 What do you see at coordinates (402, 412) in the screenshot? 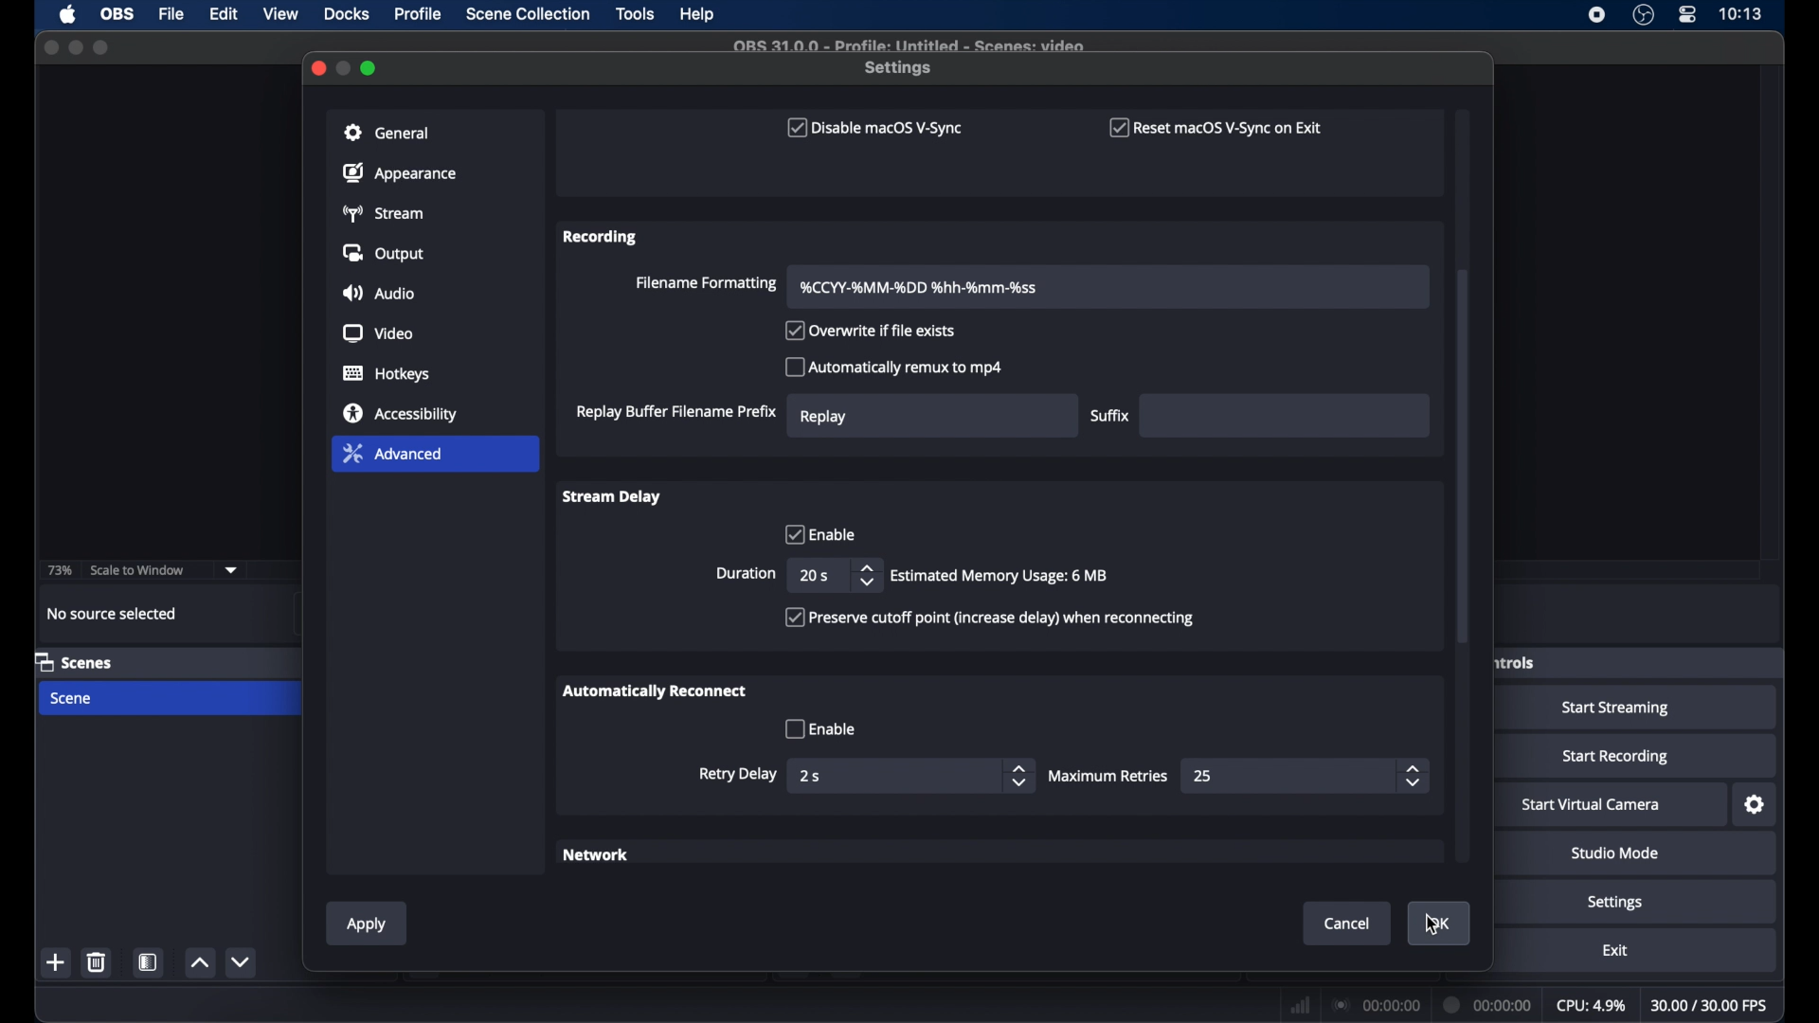
I see `accessibility ` at bounding box center [402, 412].